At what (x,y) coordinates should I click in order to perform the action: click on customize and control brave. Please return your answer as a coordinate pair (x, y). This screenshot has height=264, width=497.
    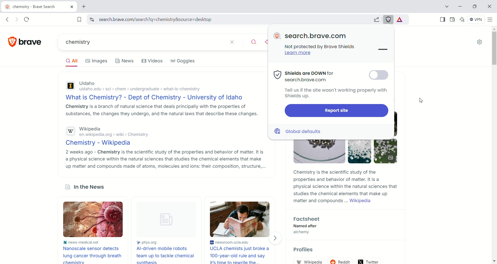
    Looking at the image, I should click on (491, 20).